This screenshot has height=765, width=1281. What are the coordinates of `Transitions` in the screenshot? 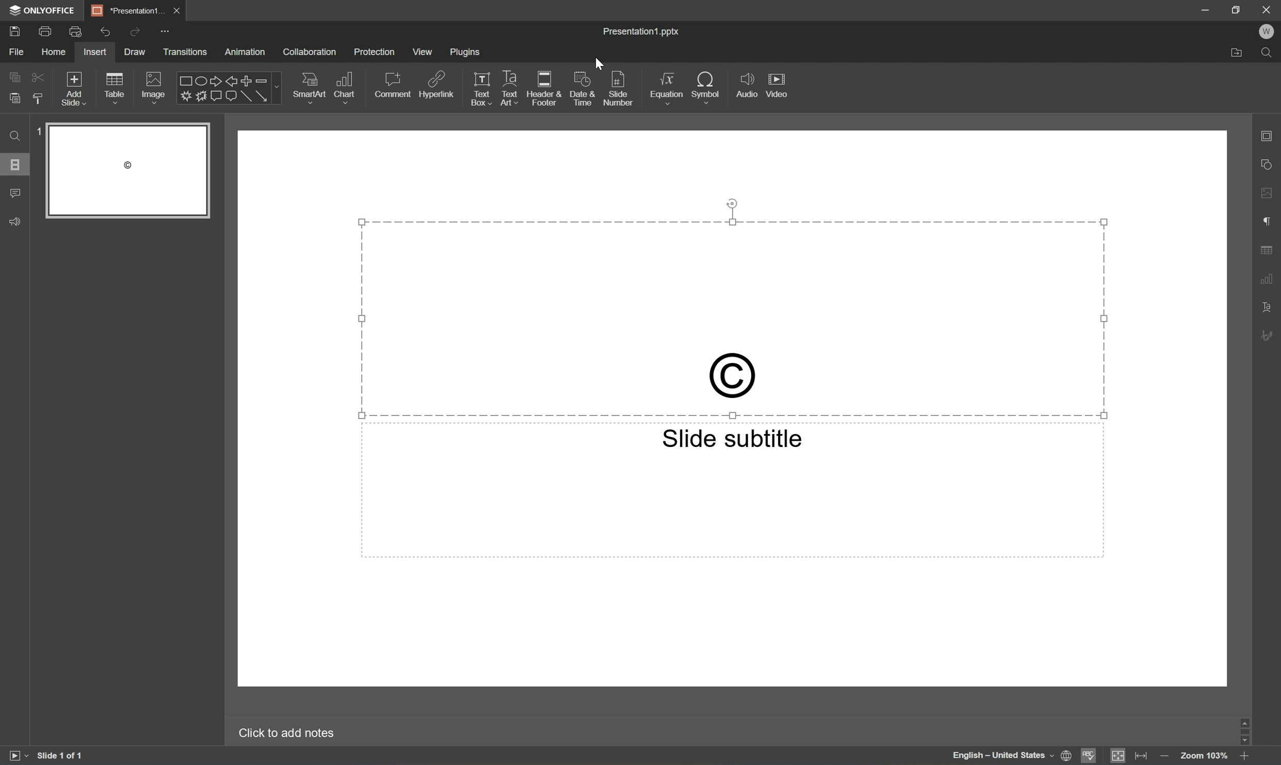 It's located at (185, 53).